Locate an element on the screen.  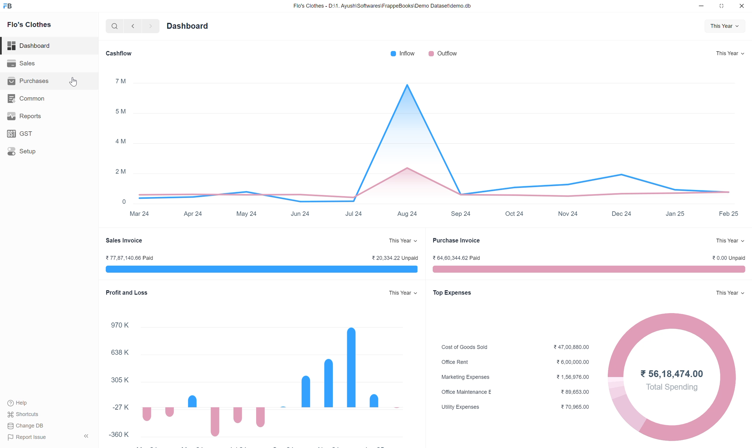
Outflow is located at coordinates (445, 53).